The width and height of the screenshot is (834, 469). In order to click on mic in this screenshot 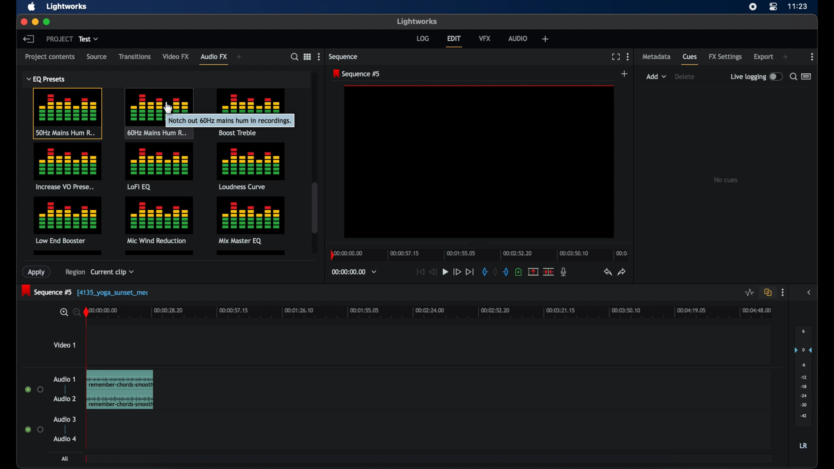, I will do `click(563, 272)`.